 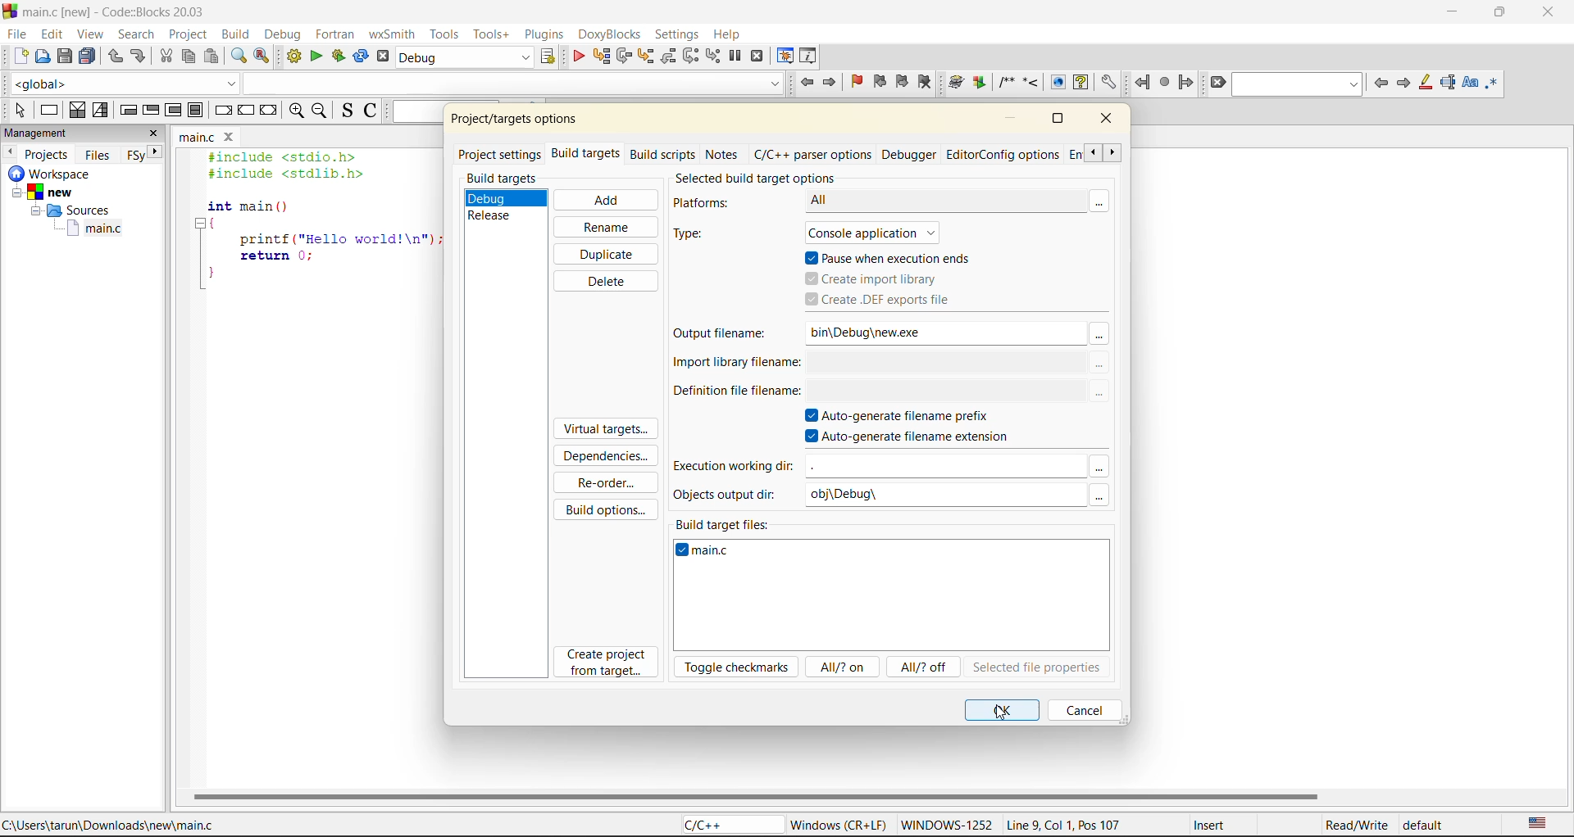 What do you see at coordinates (603, 281) in the screenshot?
I see `delete` at bounding box center [603, 281].